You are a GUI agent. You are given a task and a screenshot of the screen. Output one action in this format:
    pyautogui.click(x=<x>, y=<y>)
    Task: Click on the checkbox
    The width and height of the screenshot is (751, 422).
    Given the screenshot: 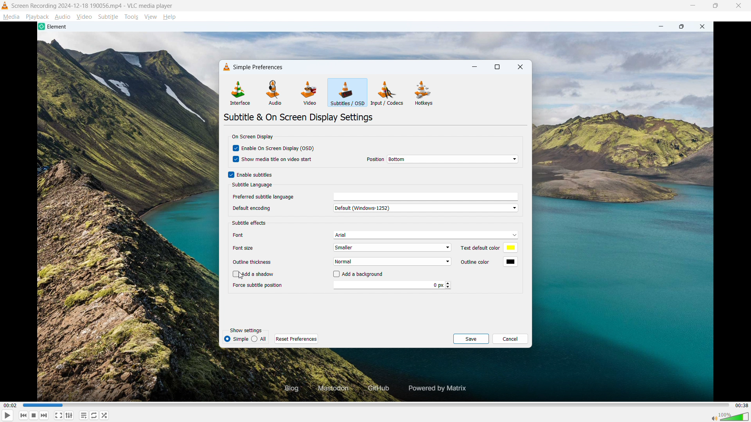 What is the action you would take?
    pyautogui.click(x=235, y=149)
    